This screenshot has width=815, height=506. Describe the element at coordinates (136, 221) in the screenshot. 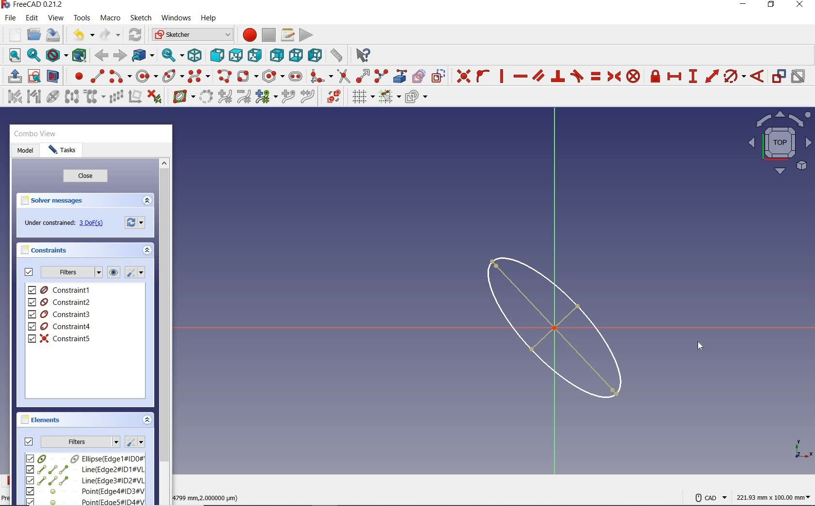

I see `settings` at that location.